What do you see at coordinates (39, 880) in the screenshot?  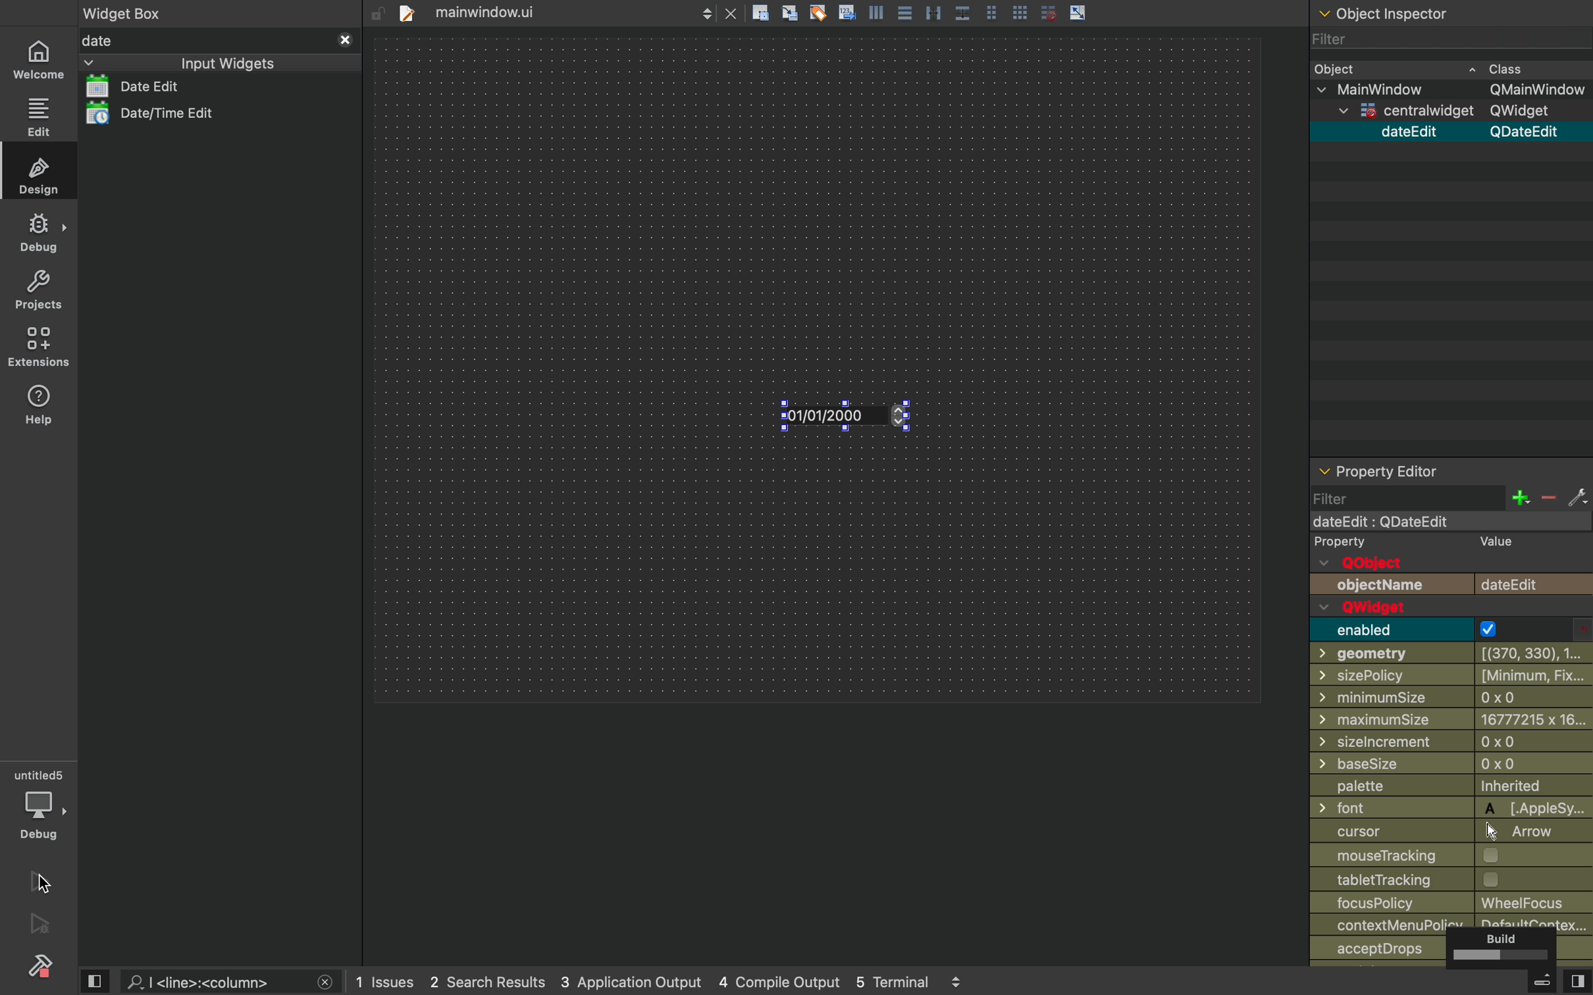 I see `run` at bounding box center [39, 880].